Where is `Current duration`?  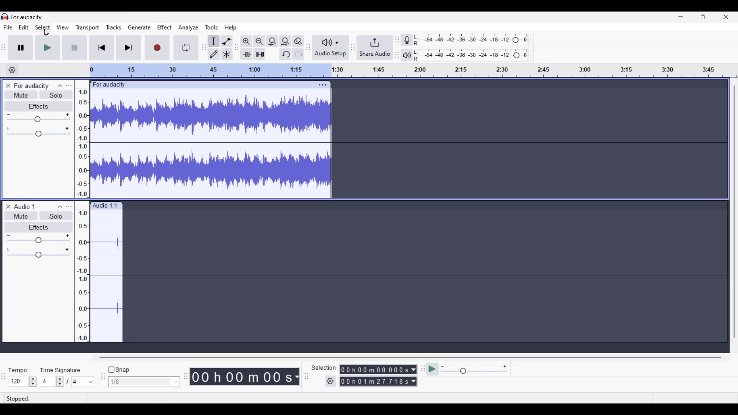
Current duration is located at coordinates (241, 377).